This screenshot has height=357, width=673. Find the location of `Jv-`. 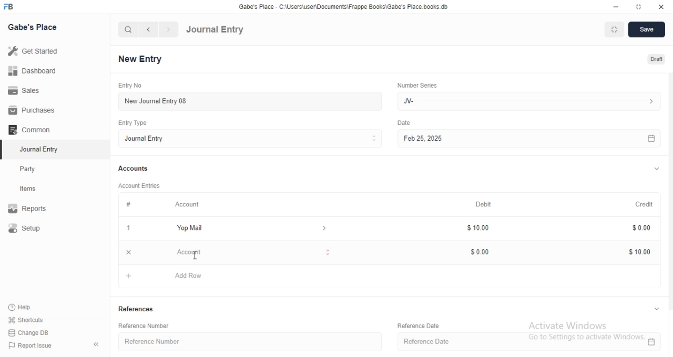

Jv- is located at coordinates (531, 100).